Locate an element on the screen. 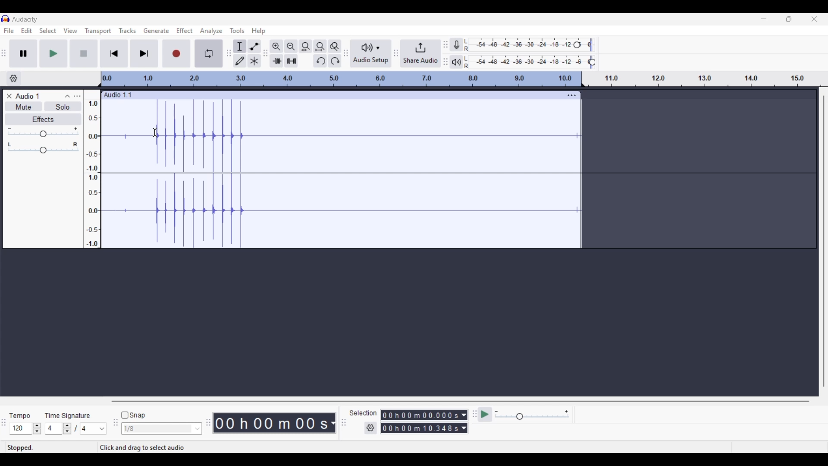 Image resolution: width=828 pixels, height=466 pixels. Measurement options for duration is located at coordinates (332, 423).